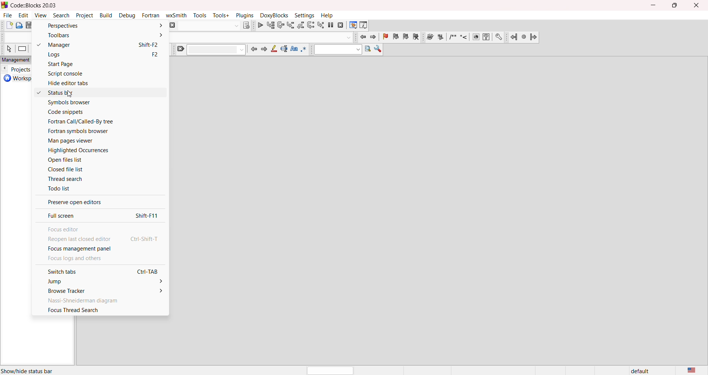 The width and height of the screenshot is (708, 375). What do you see at coordinates (42, 16) in the screenshot?
I see `view` at bounding box center [42, 16].